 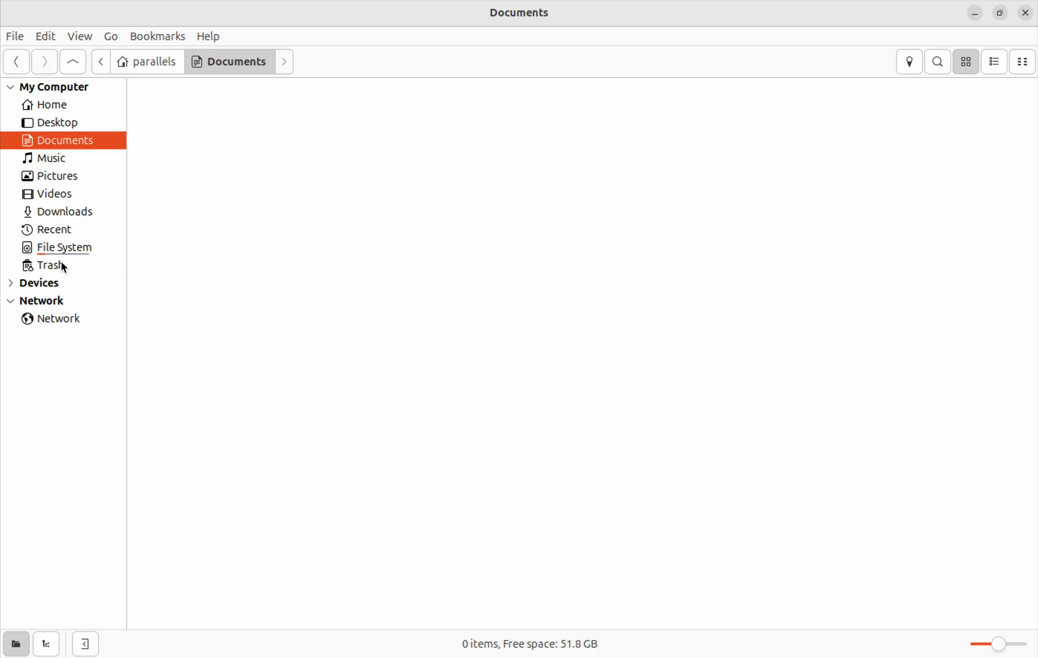 I want to click on show places, so click(x=15, y=644).